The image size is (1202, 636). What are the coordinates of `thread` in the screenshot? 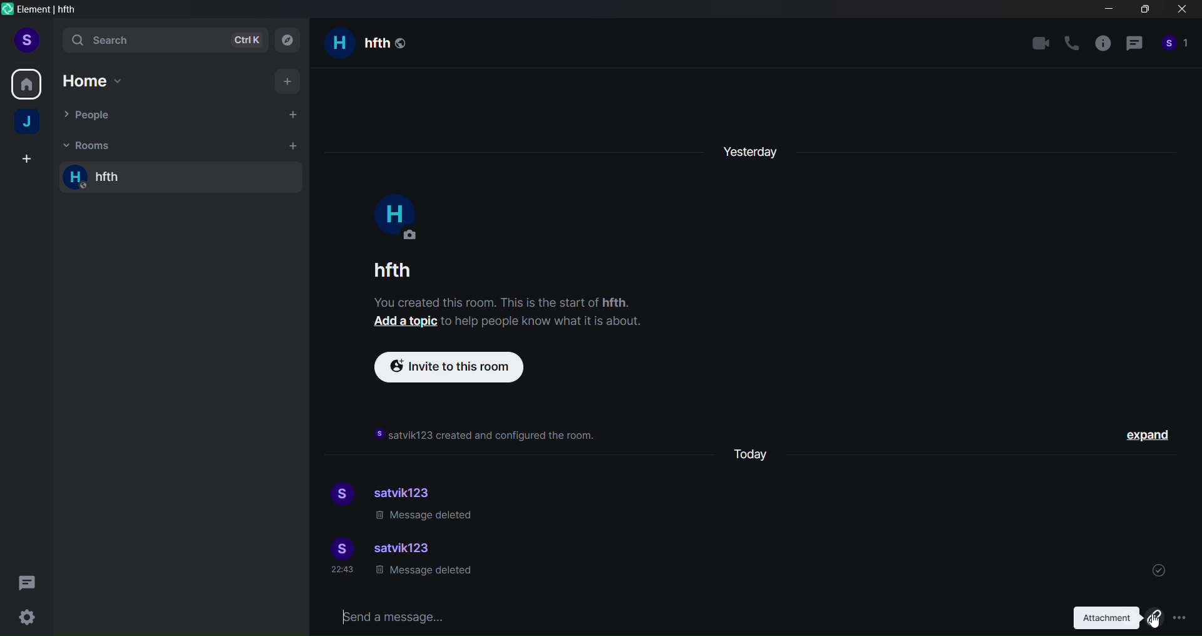 It's located at (1134, 46).